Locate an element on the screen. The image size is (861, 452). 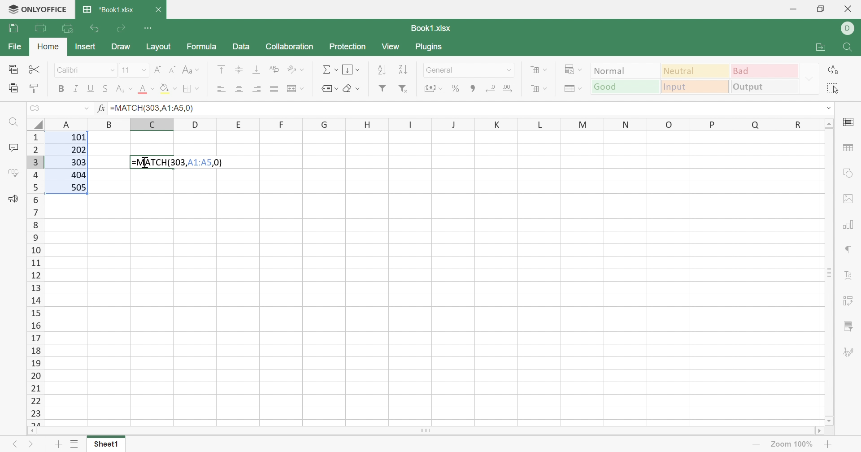
Copy is located at coordinates (14, 70).